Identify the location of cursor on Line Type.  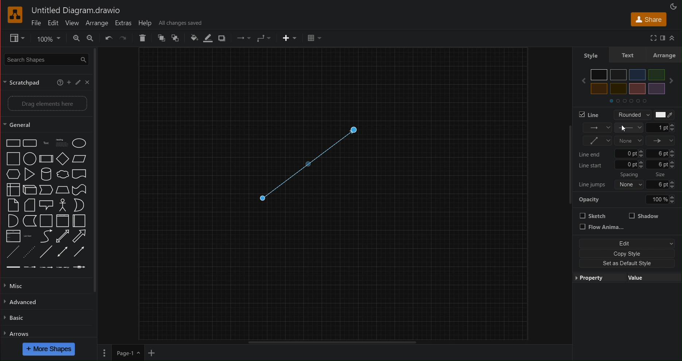
(625, 129).